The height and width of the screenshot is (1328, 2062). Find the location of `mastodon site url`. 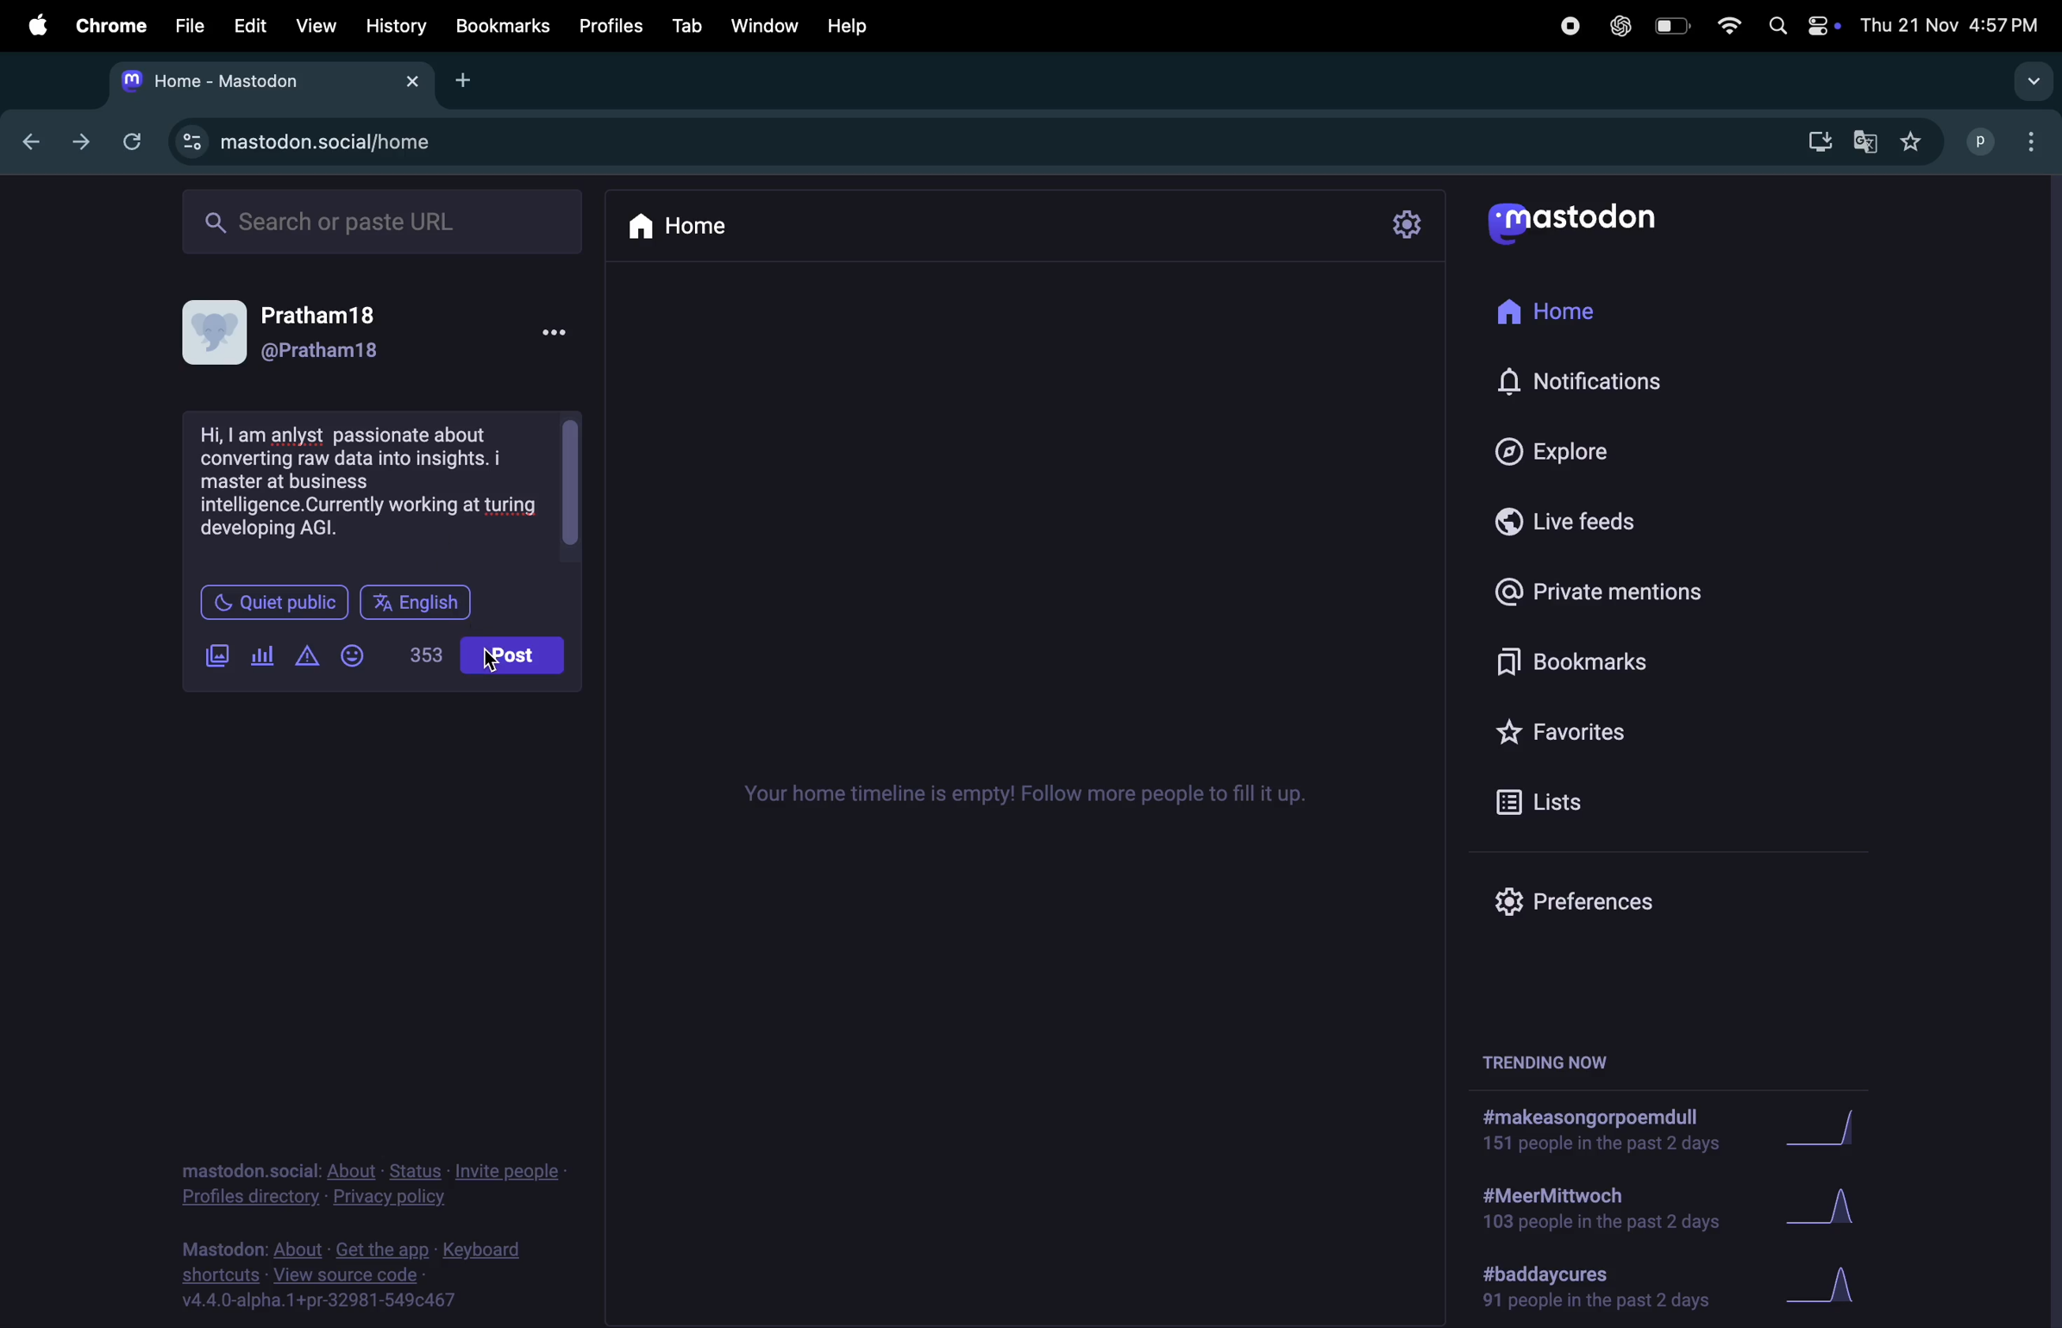

mastodon site url is located at coordinates (357, 145).